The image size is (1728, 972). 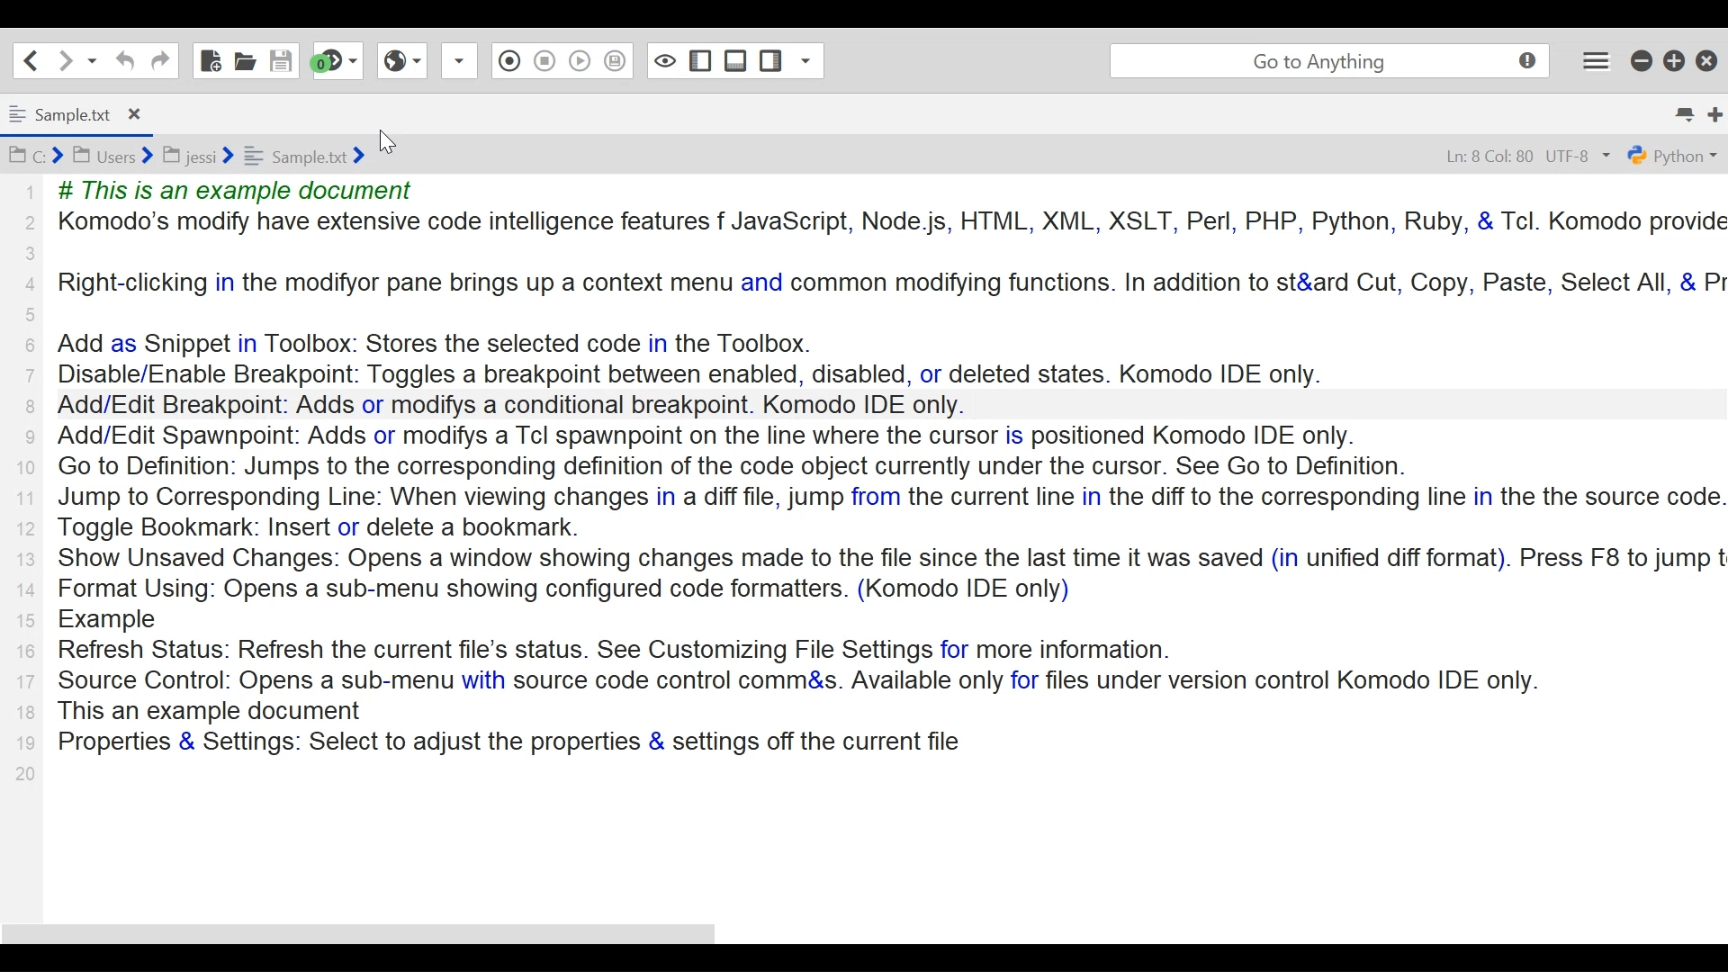 What do you see at coordinates (1676, 59) in the screenshot?
I see `Restore` at bounding box center [1676, 59].